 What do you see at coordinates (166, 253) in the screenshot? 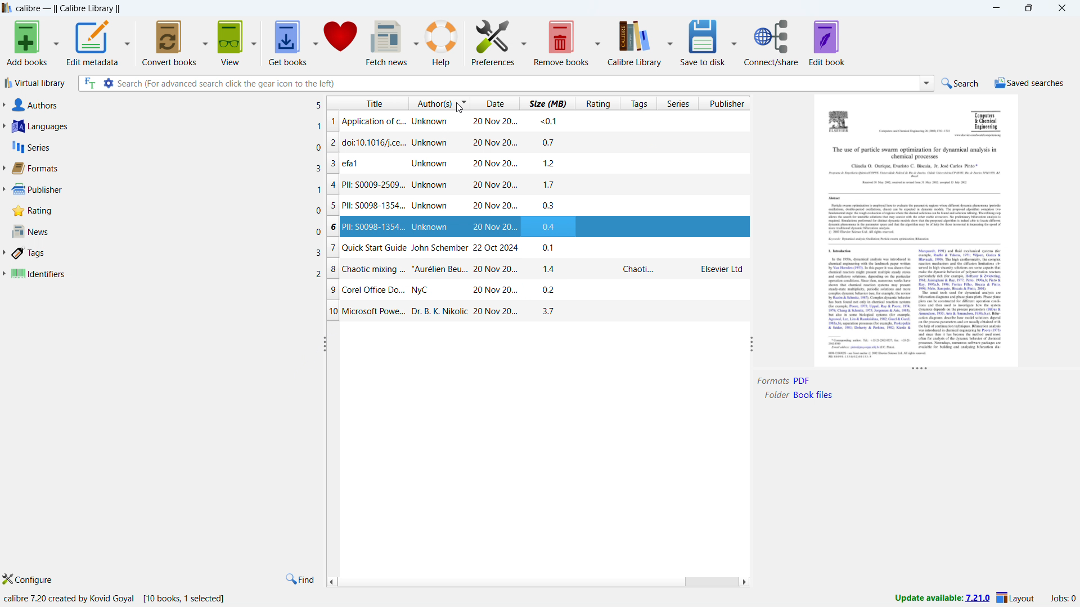
I see `tags` at bounding box center [166, 253].